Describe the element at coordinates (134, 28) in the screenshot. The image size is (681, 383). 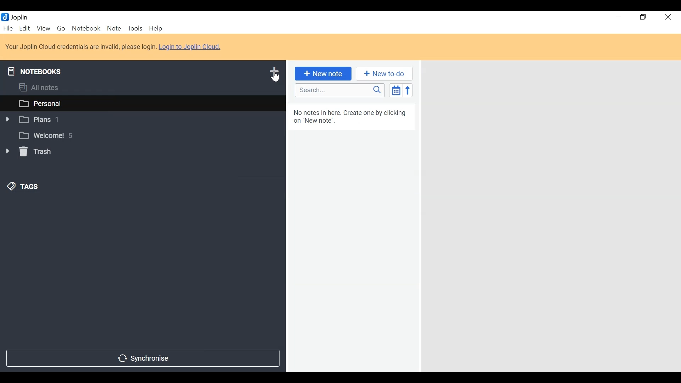
I see `Tools` at that location.